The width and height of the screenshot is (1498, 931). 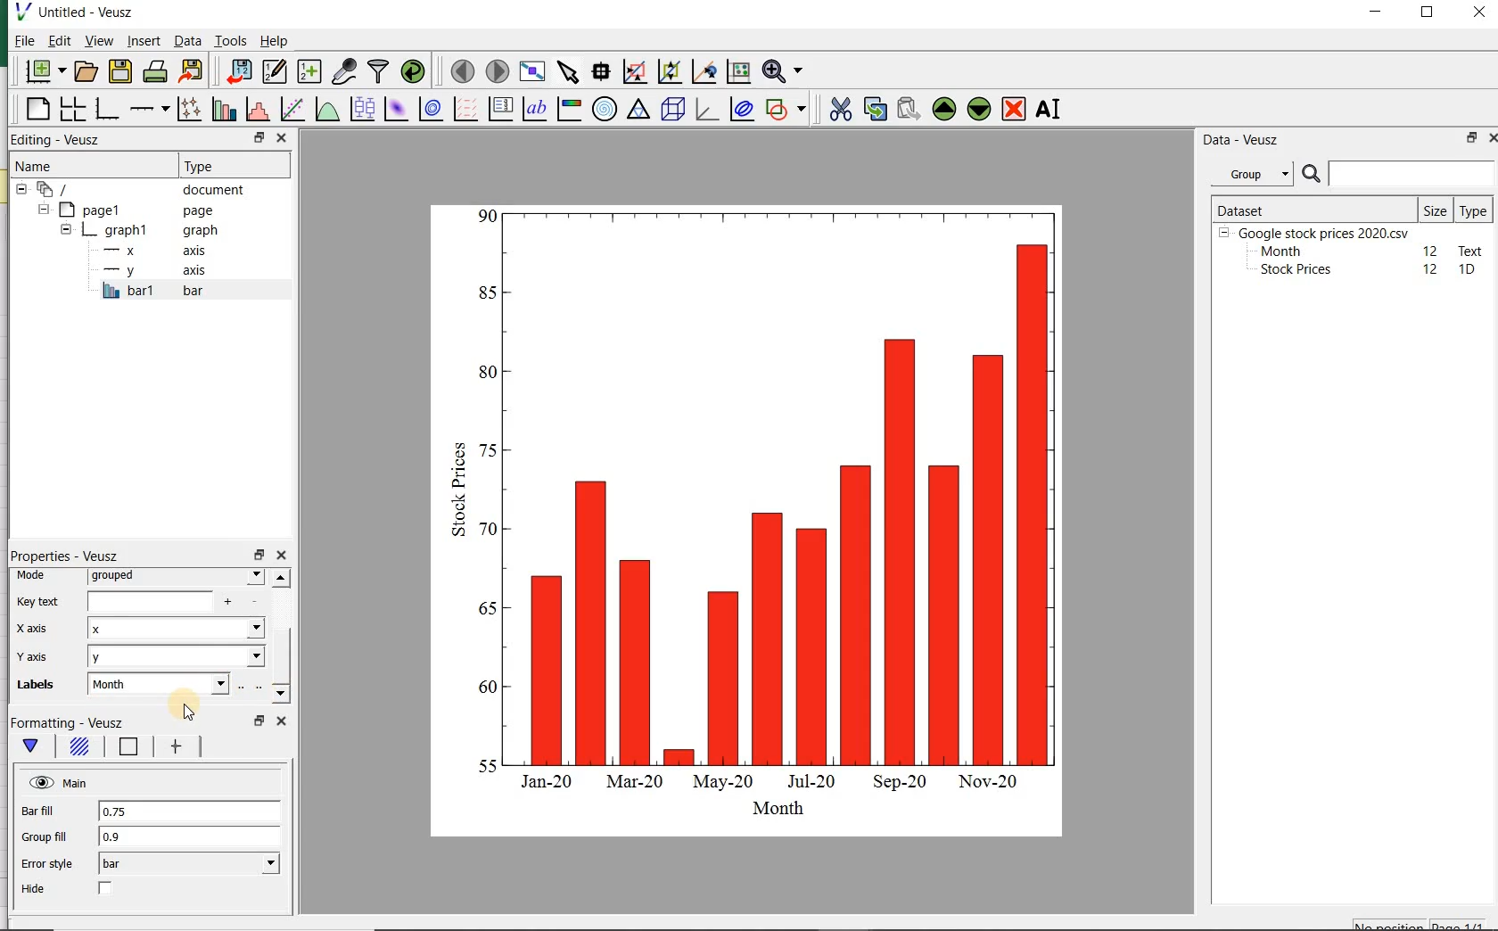 What do you see at coordinates (176, 627) in the screenshot?
I see `x` at bounding box center [176, 627].